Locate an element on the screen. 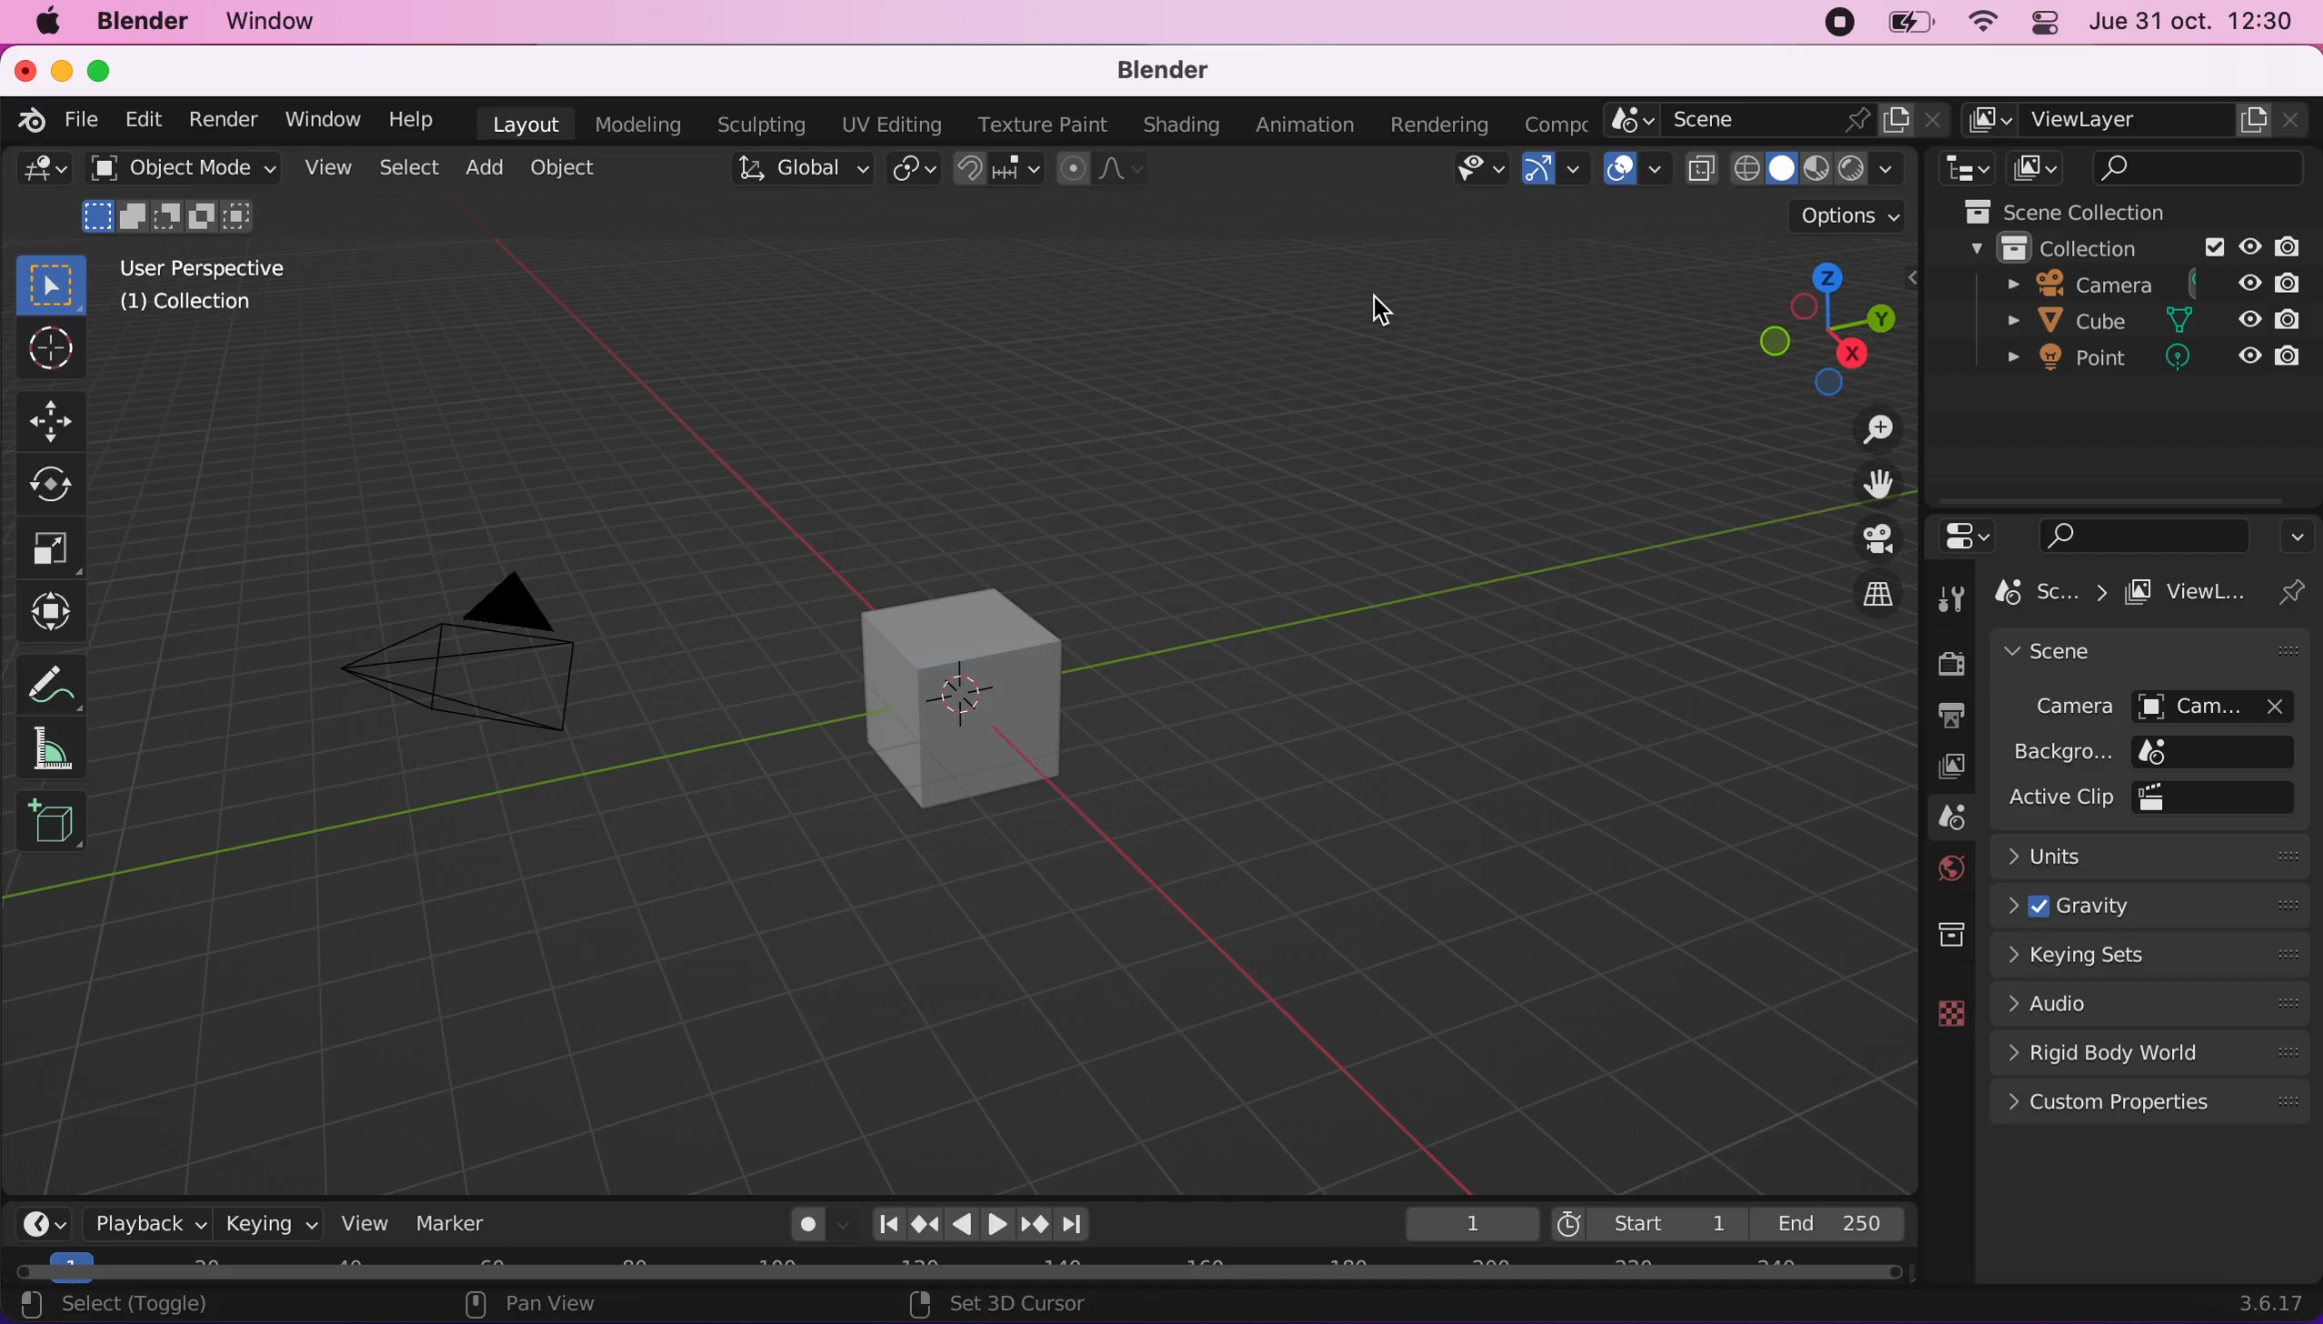  maximize is located at coordinates (109, 69).